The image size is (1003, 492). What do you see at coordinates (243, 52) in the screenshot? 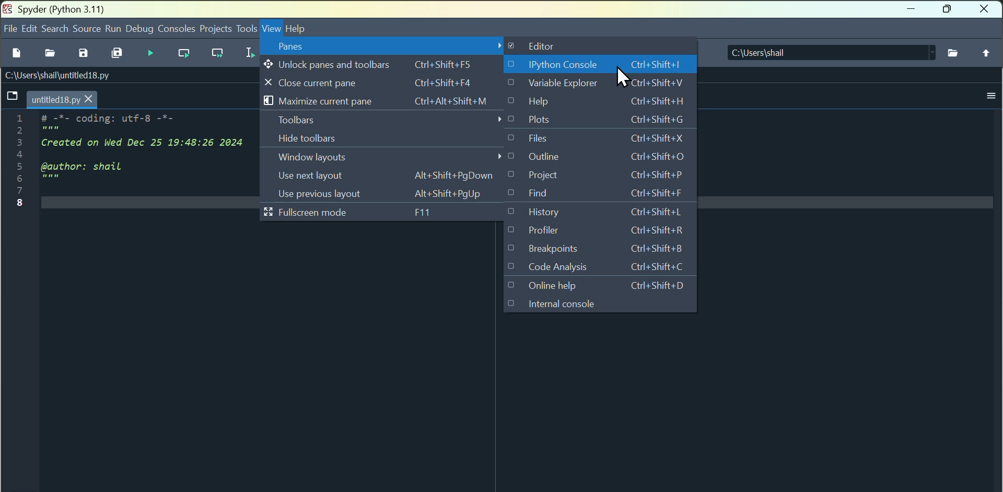
I see `Run selected cell` at bounding box center [243, 52].